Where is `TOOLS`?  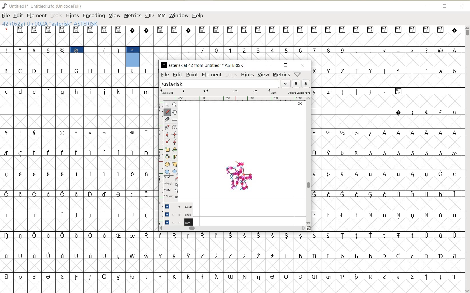
TOOLS is located at coordinates (231, 75).